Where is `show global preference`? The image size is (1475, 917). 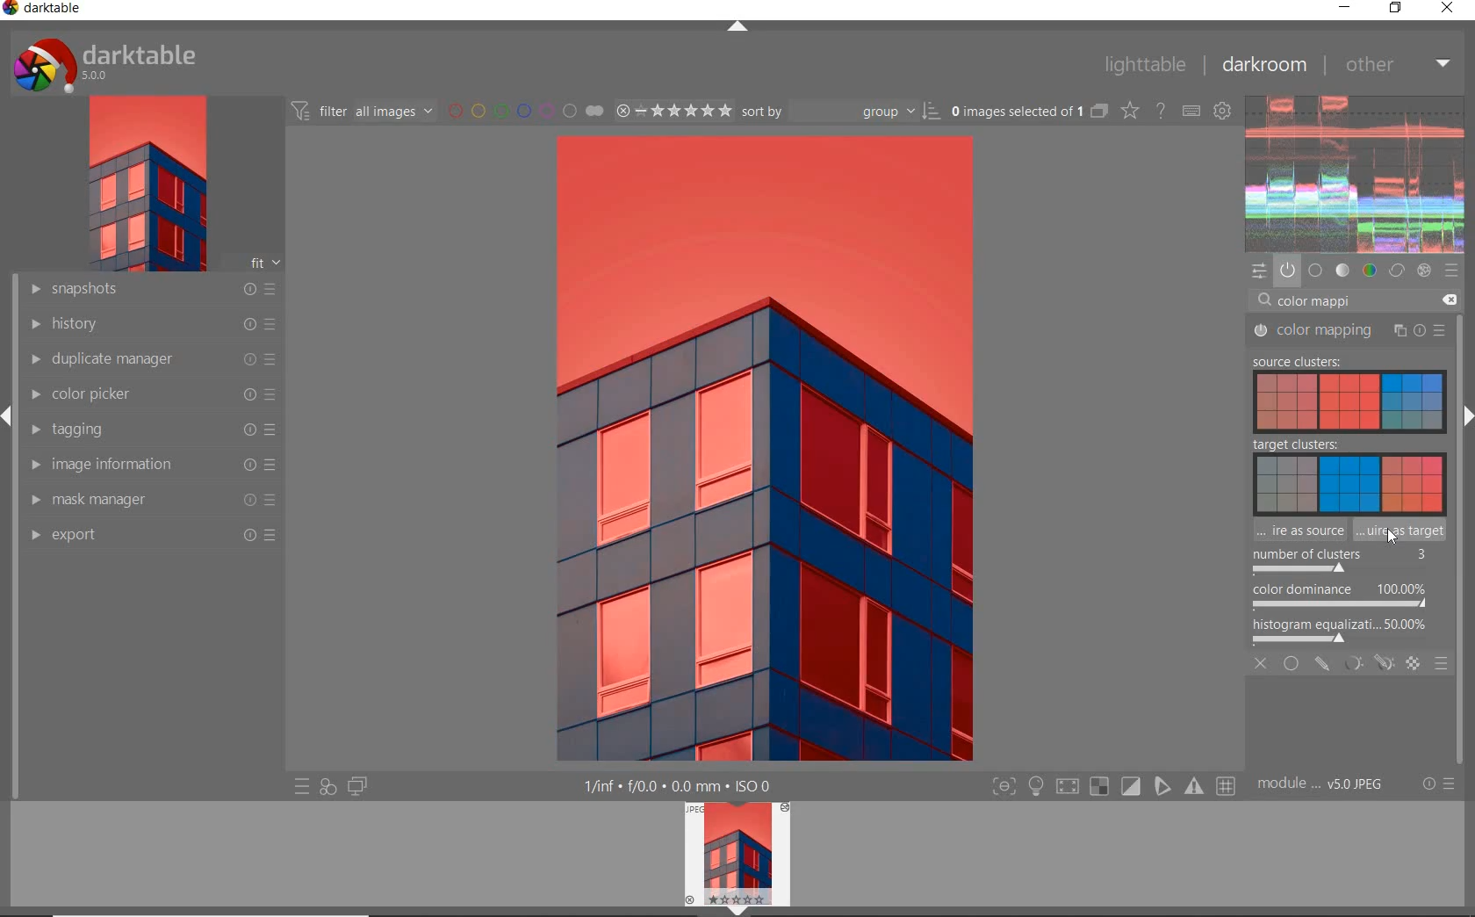
show global preference is located at coordinates (1223, 112).